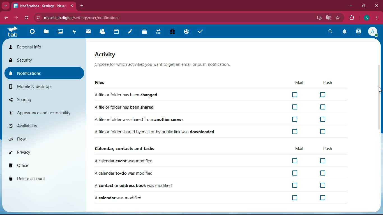 The height and width of the screenshot is (215, 383). Describe the element at coordinates (44, 73) in the screenshot. I see `notifications` at that location.